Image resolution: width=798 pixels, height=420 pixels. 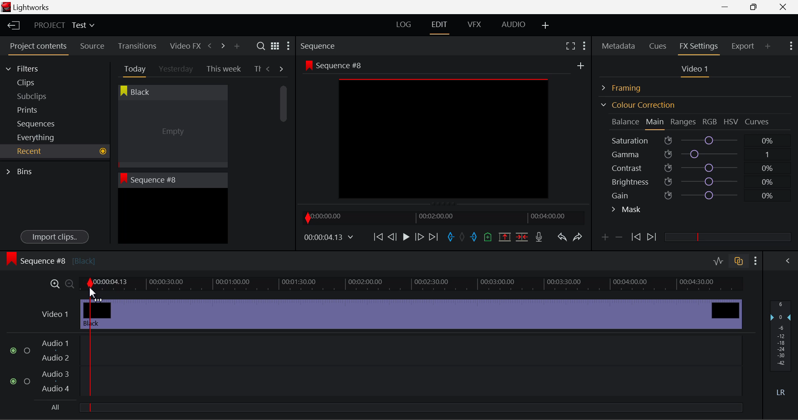 I want to click on Toggle audio track sync, so click(x=739, y=260).